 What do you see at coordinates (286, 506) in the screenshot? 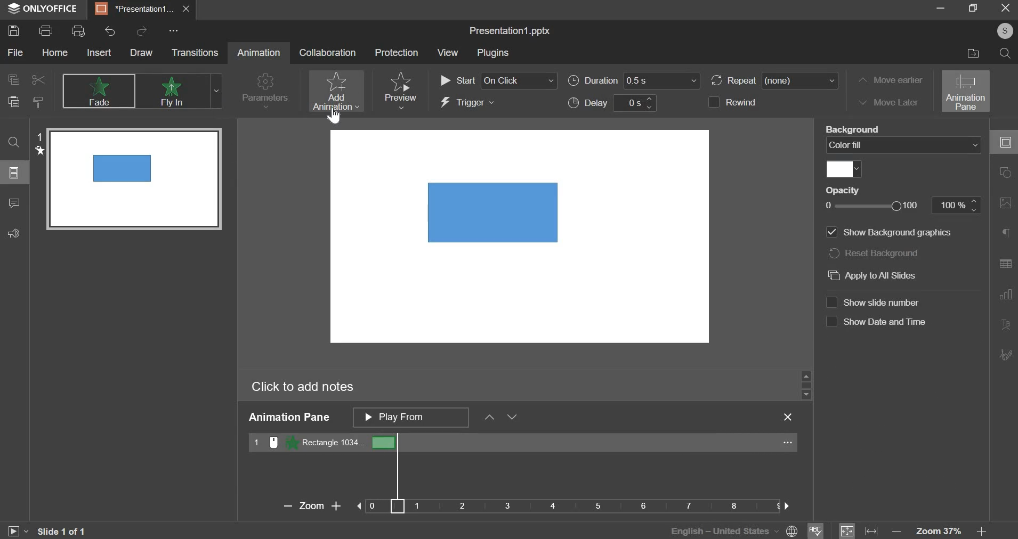
I see `Zoom Out` at bounding box center [286, 506].